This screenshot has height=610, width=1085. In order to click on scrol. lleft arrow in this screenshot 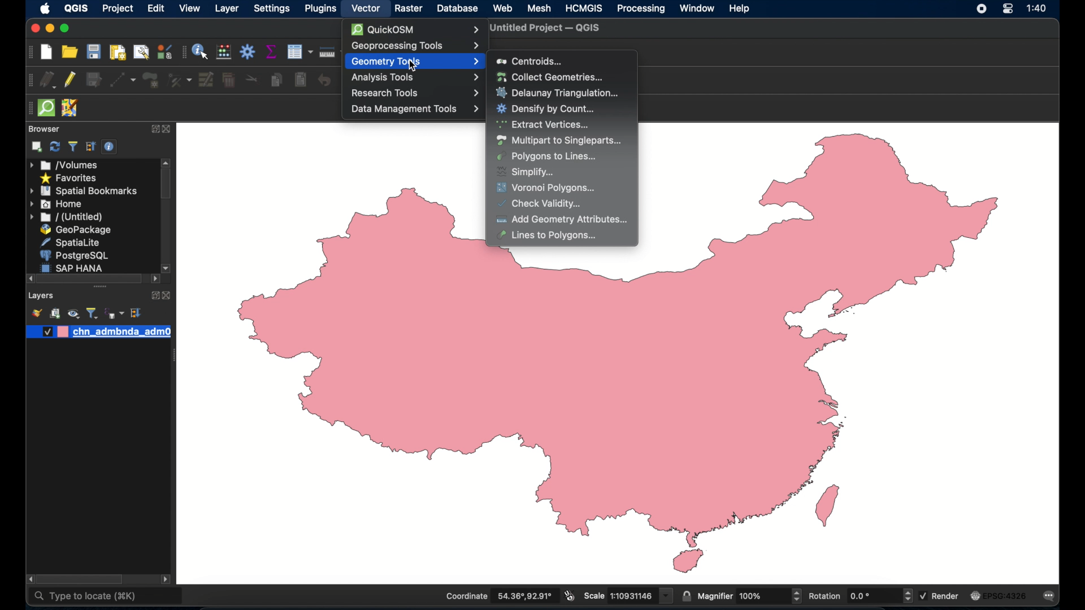, I will do `click(167, 580)`.